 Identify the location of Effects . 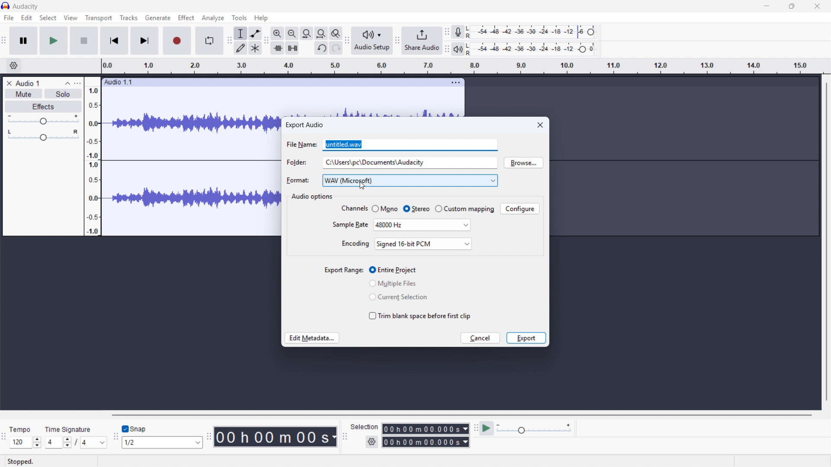
(42, 107).